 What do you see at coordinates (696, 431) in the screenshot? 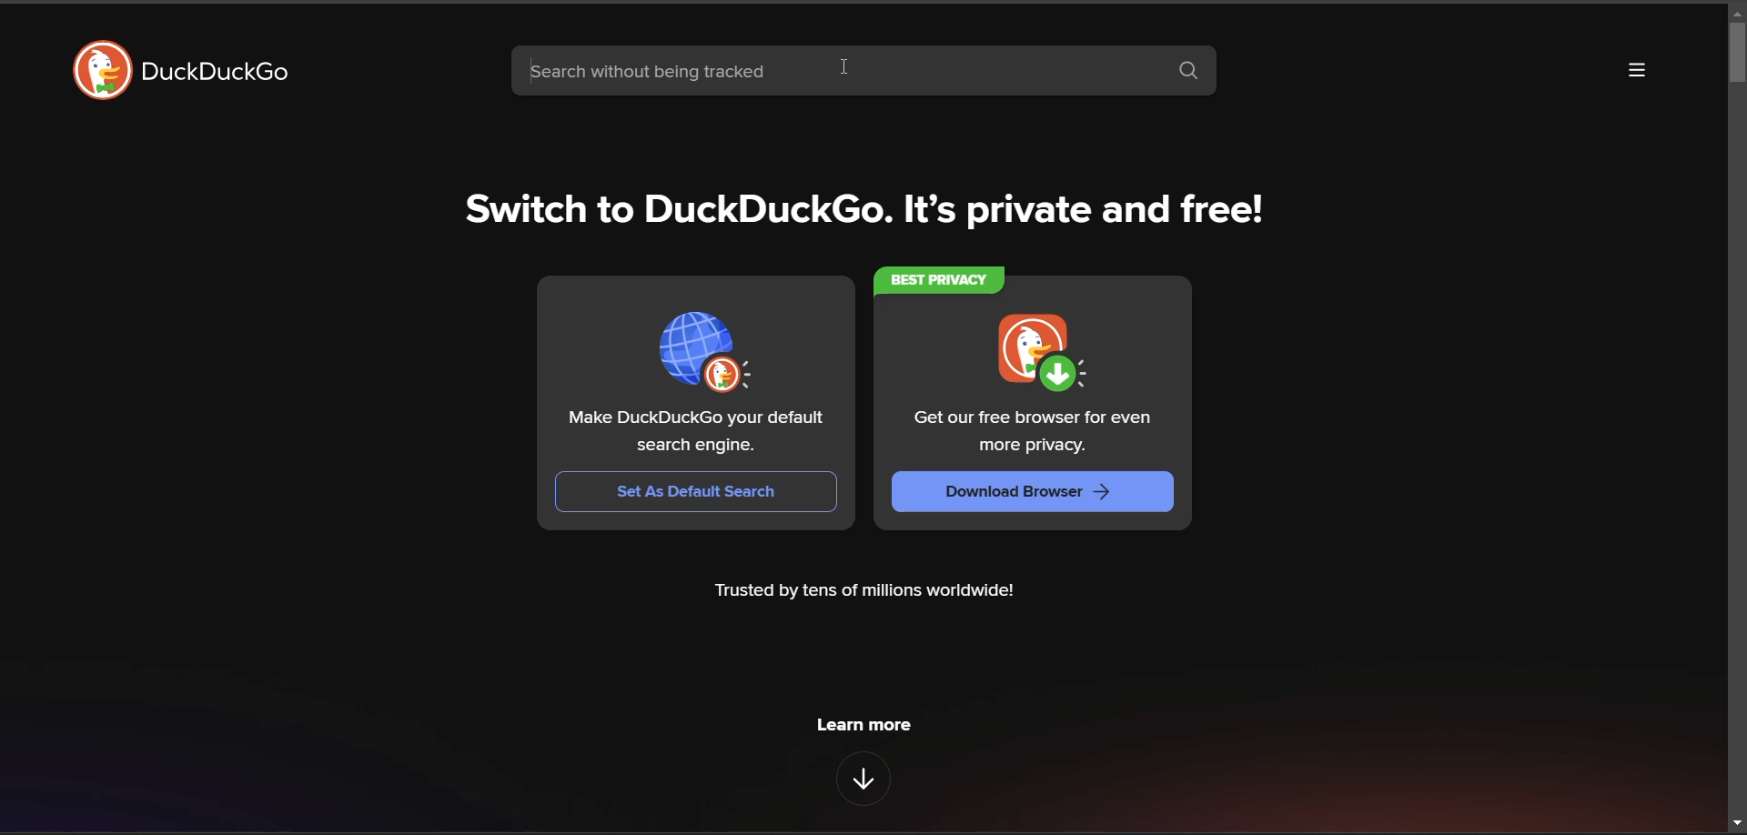
I see `Make DuckDuckGo your default search engine.` at bounding box center [696, 431].